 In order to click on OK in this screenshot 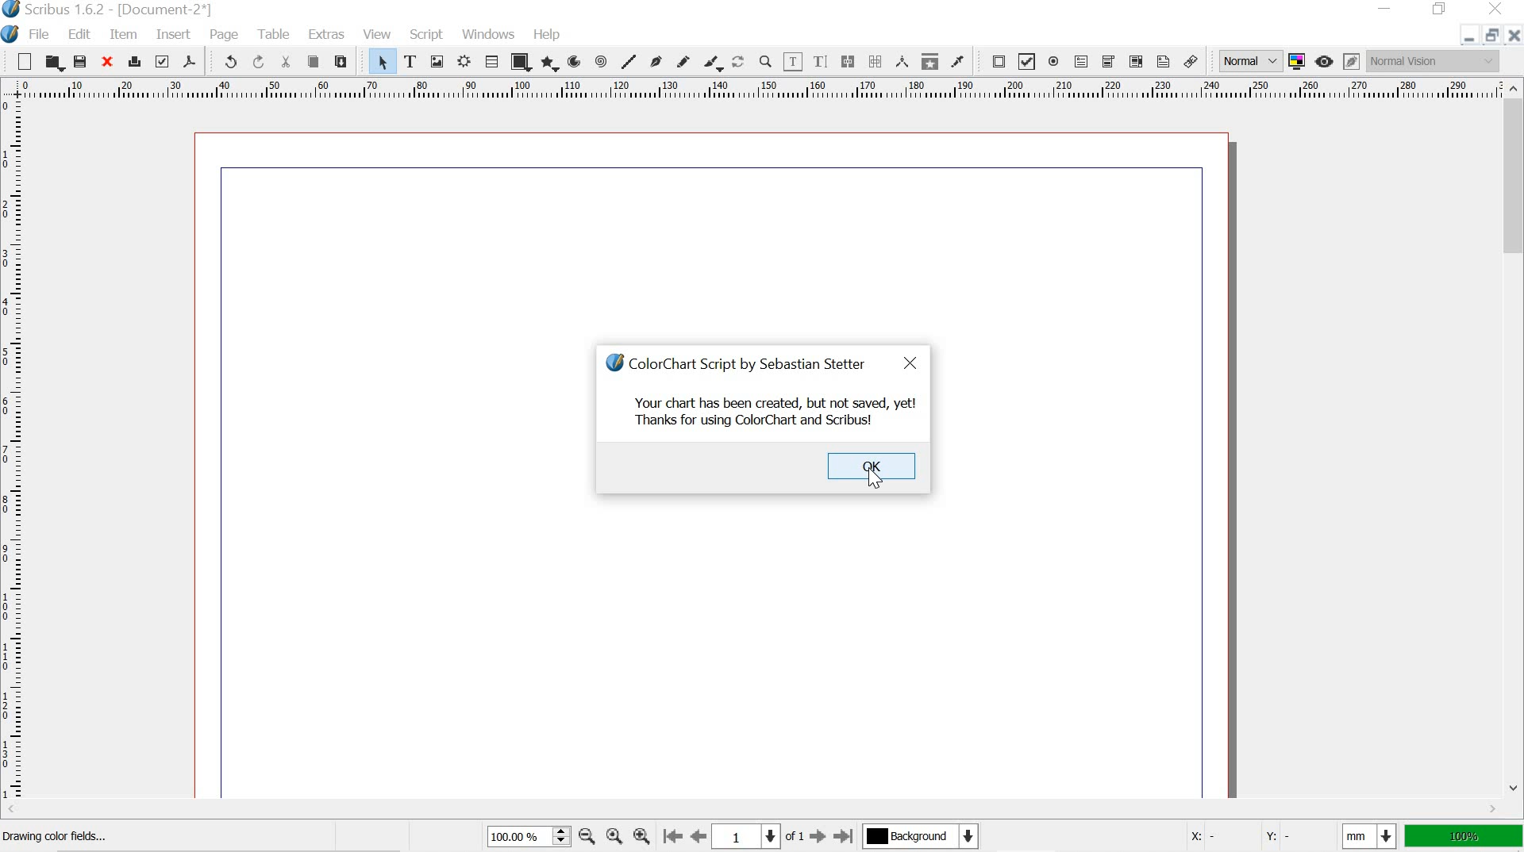, I will do `click(872, 466)`.